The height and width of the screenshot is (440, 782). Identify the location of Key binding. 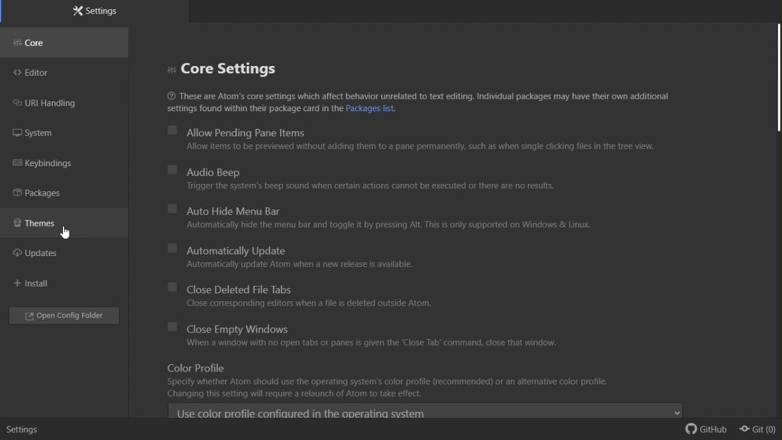
(53, 164).